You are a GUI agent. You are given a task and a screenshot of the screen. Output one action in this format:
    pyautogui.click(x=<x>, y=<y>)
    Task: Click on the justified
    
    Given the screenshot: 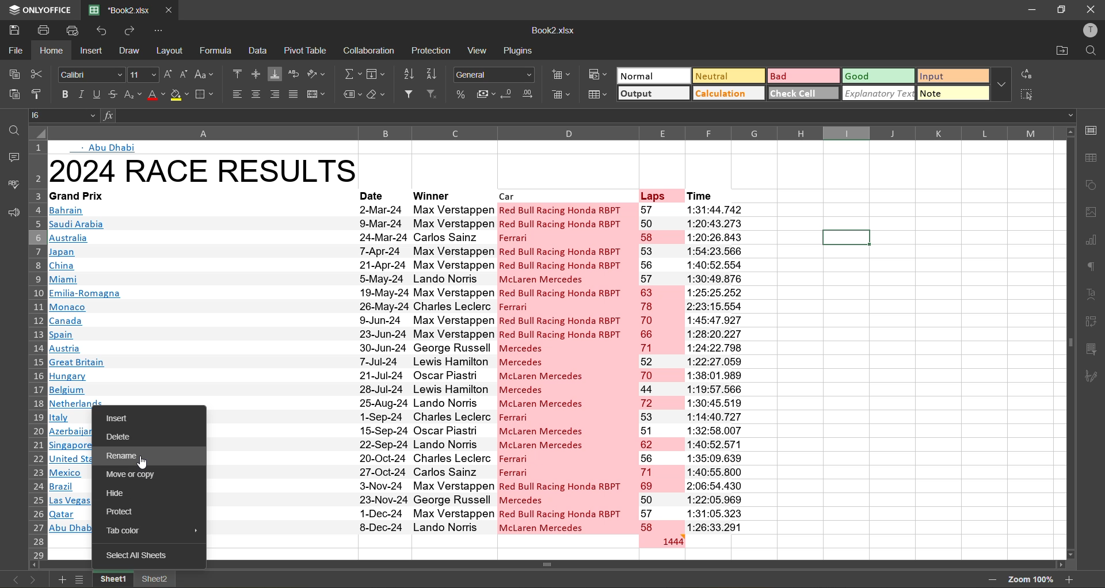 What is the action you would take?
    pyautogui.click(x=293, y=96)
    